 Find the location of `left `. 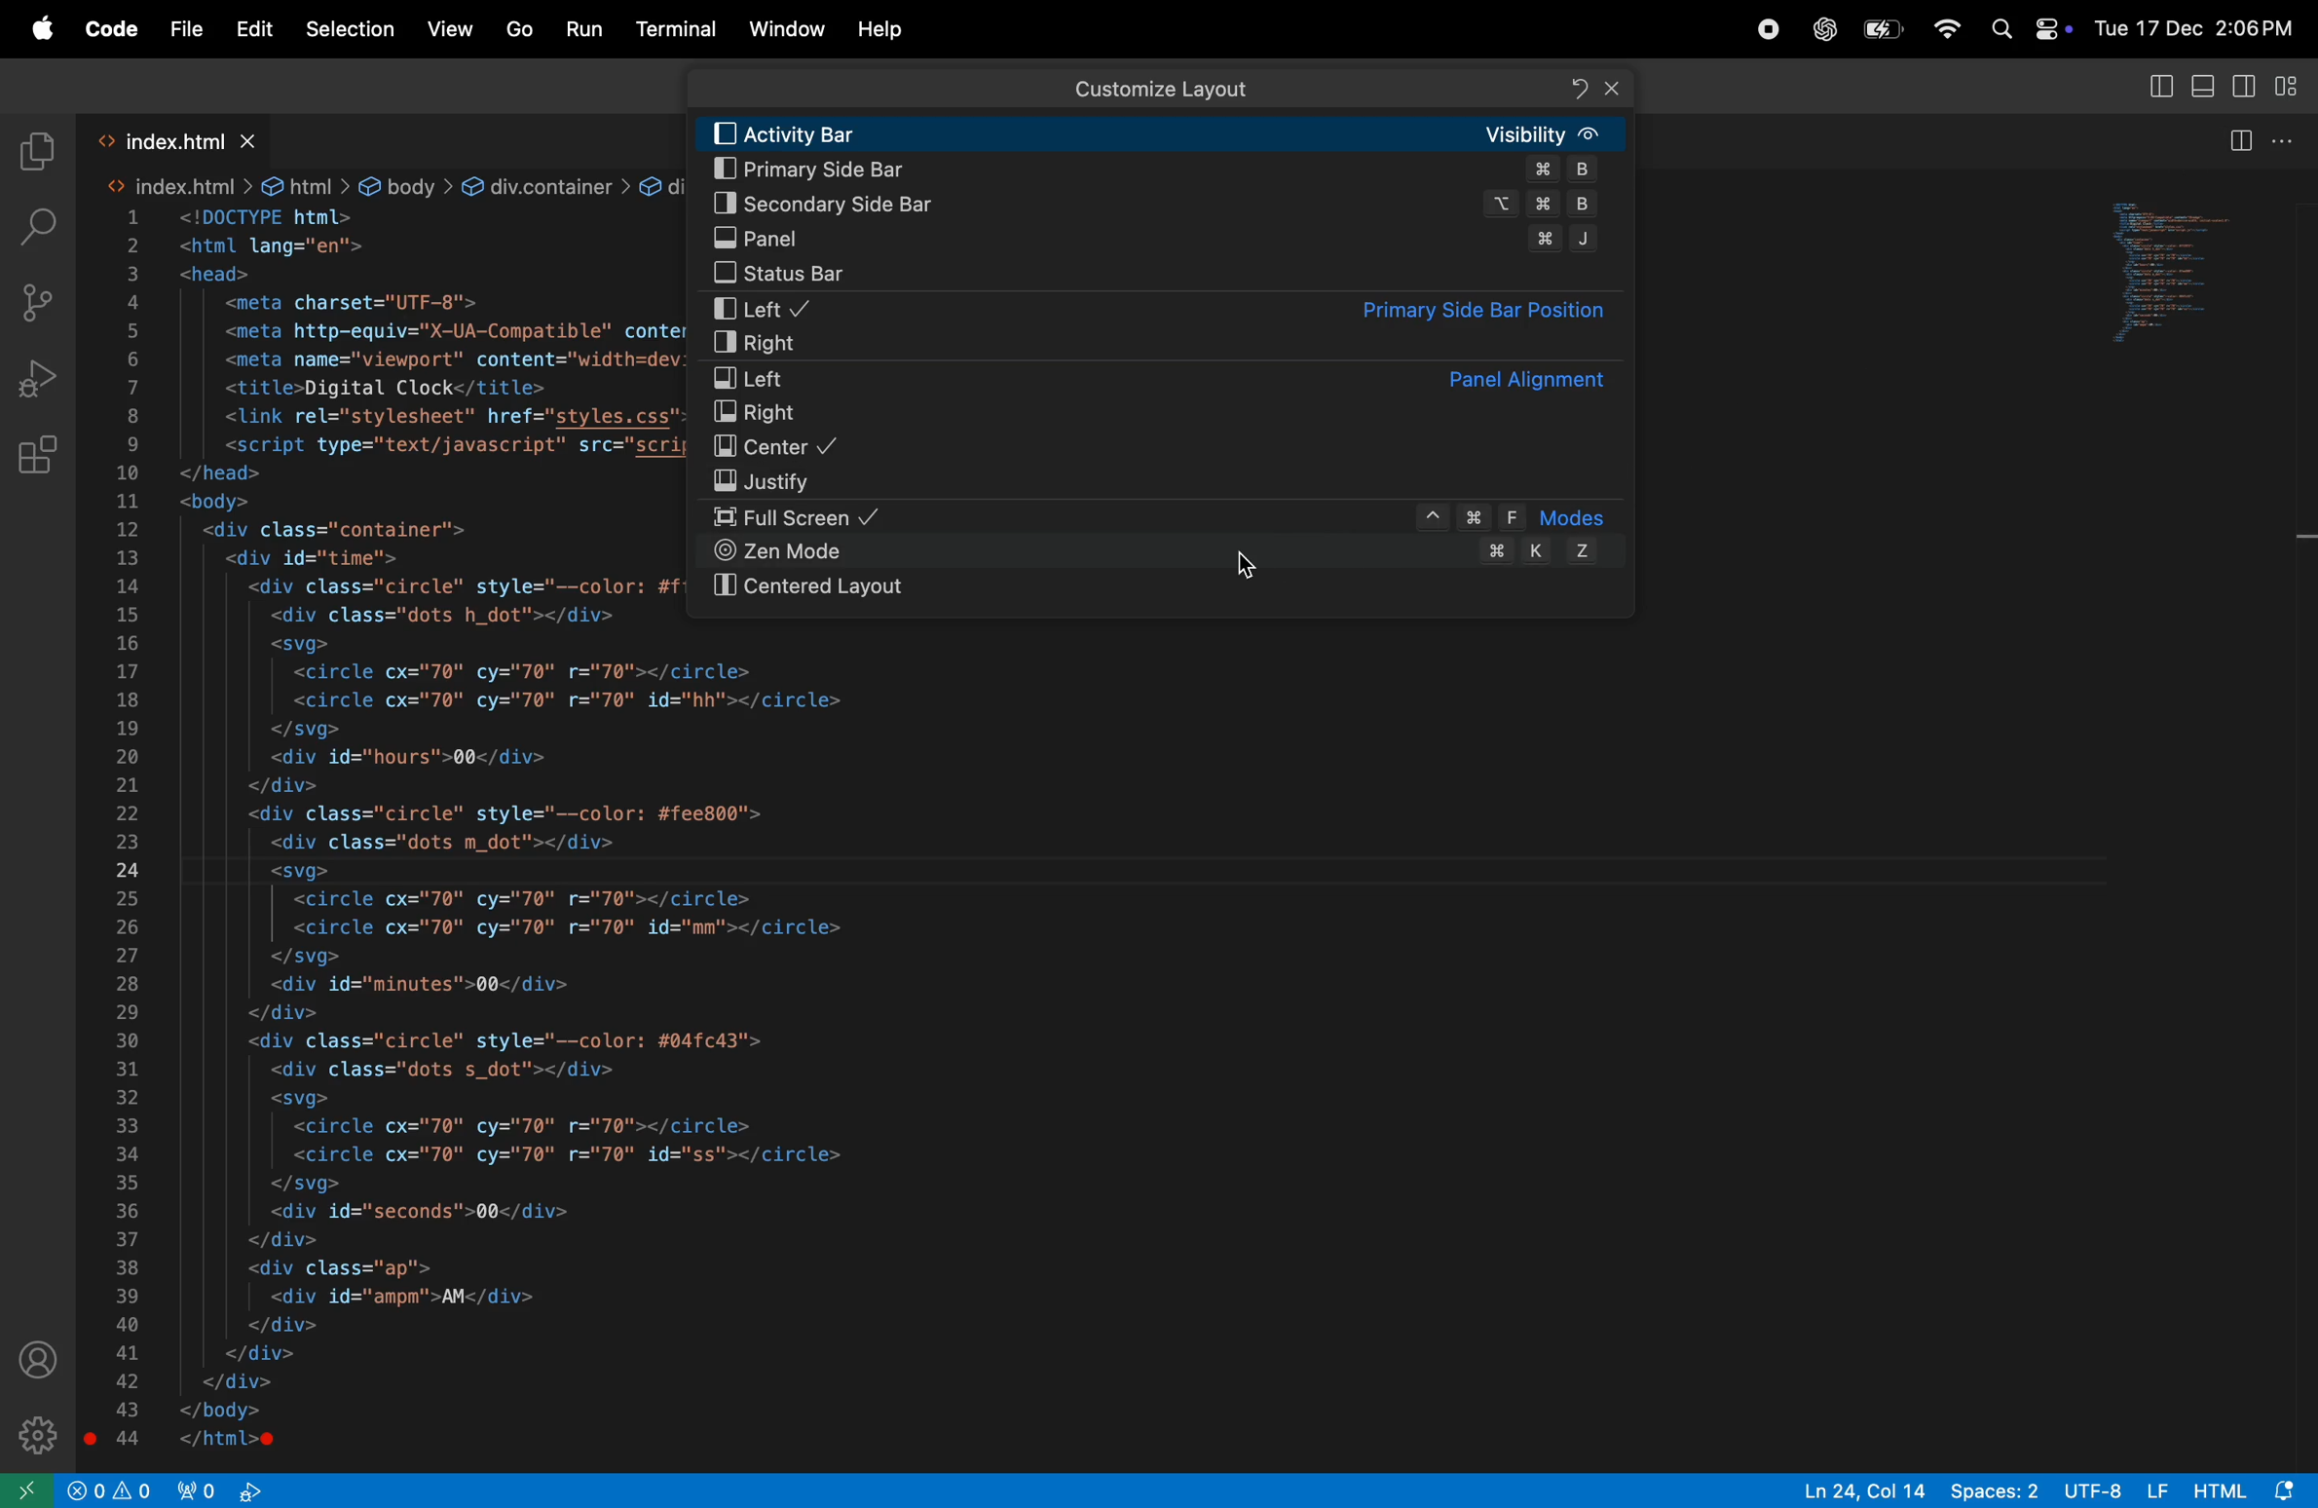

left  is located at coordinates (1157, 309).